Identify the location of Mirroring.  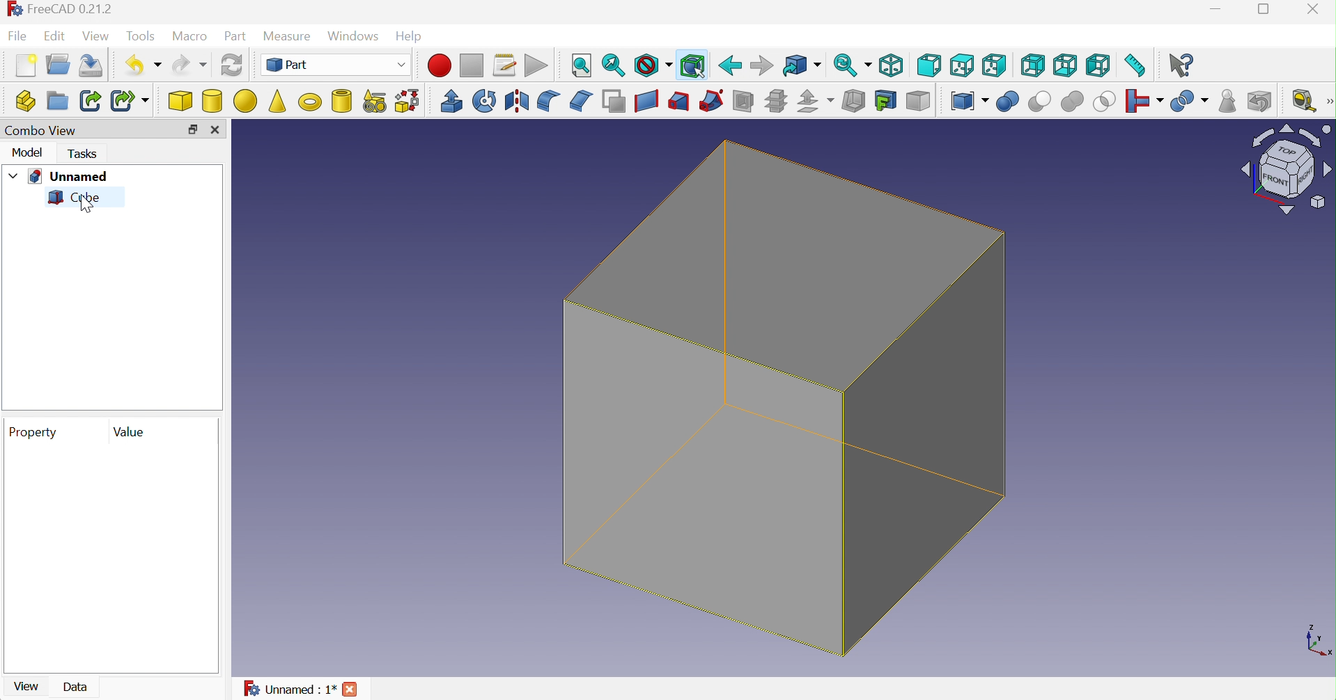
(518, 102).